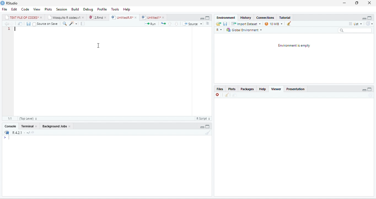  I want to click on maximize, so click(370, 89).